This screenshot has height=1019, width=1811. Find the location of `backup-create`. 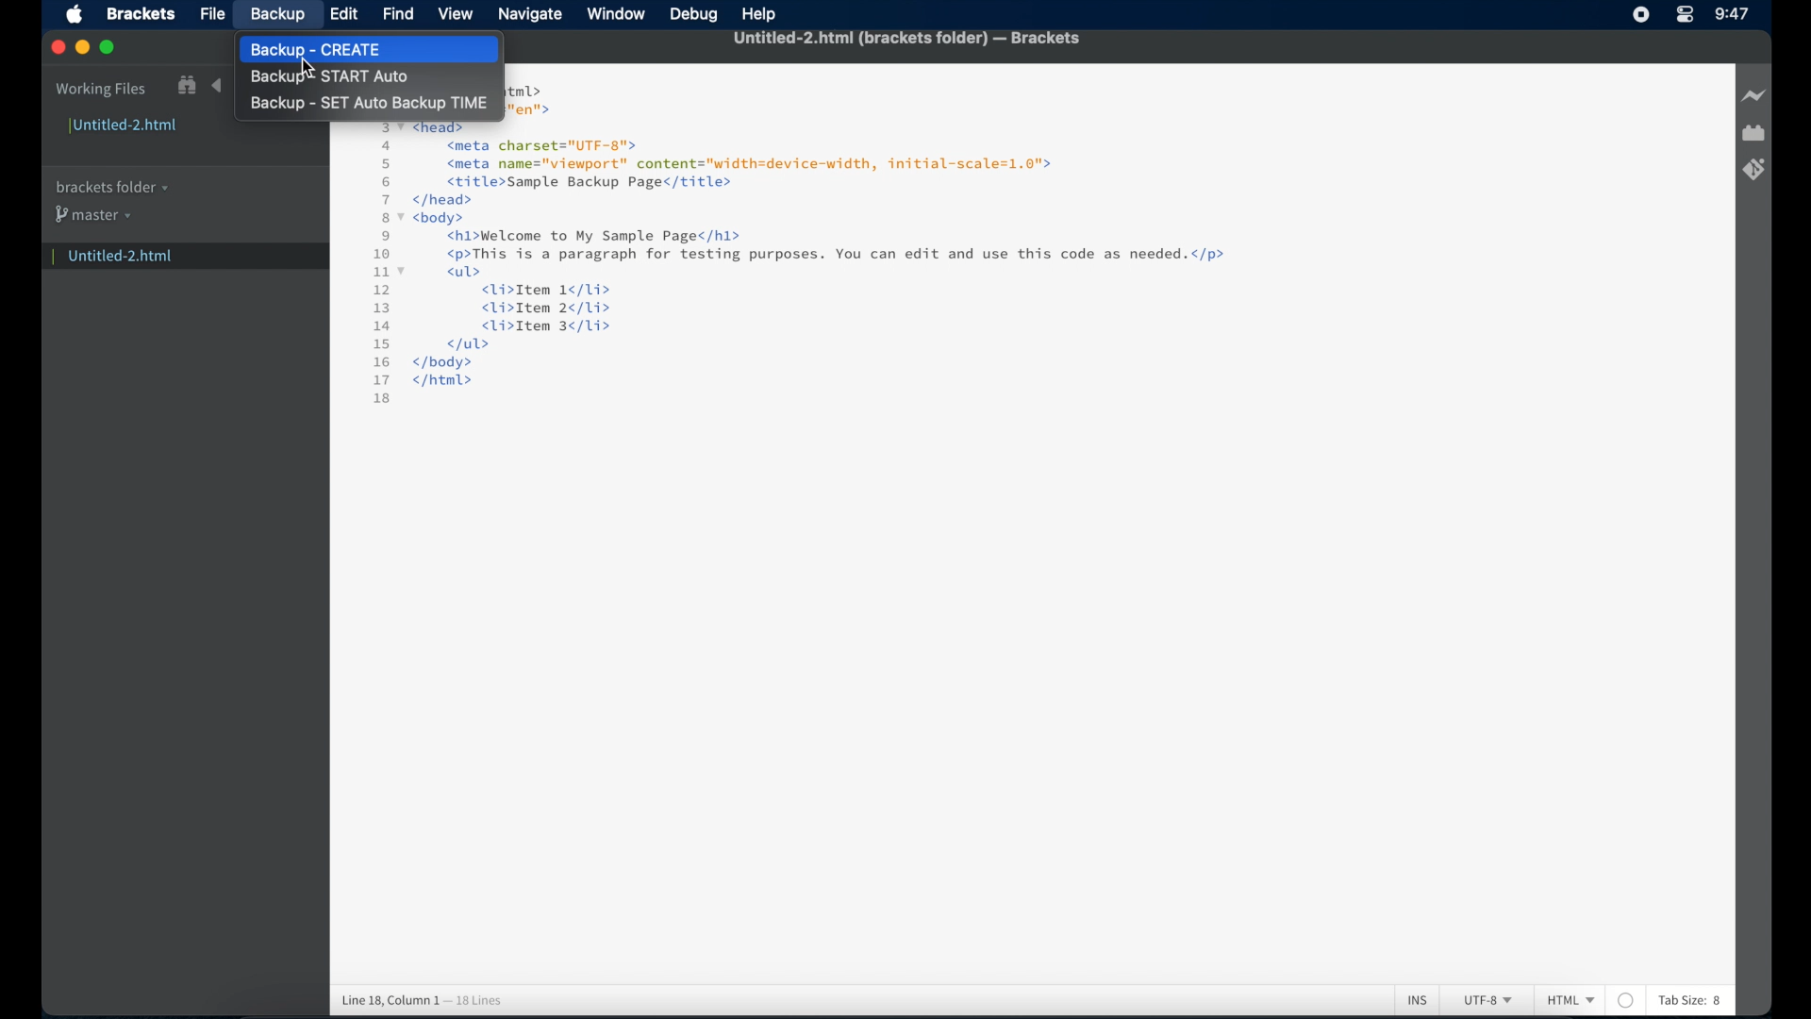

backup-create is located at coordinates (345, 48).